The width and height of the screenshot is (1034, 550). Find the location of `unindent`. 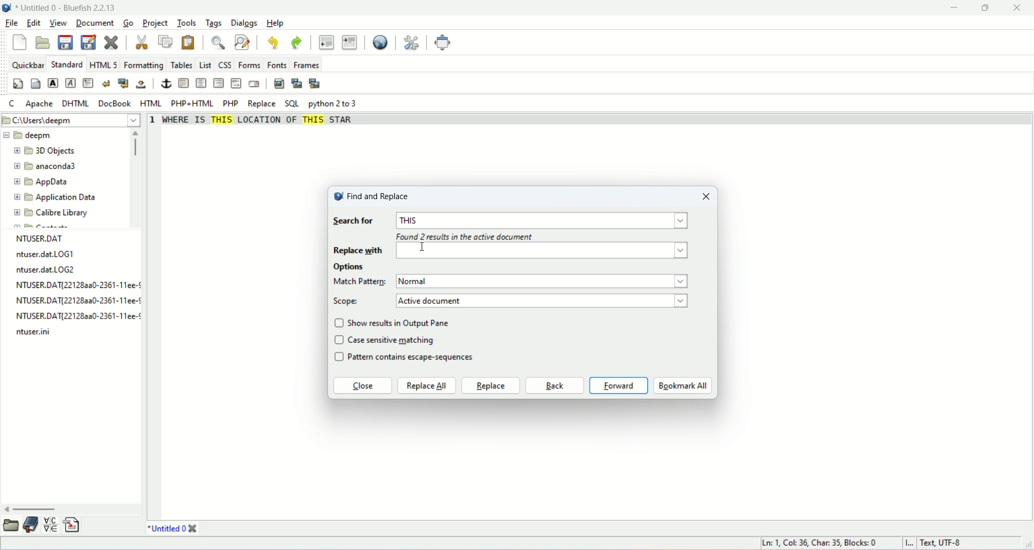

unindent is located at coordinates (326, 42).